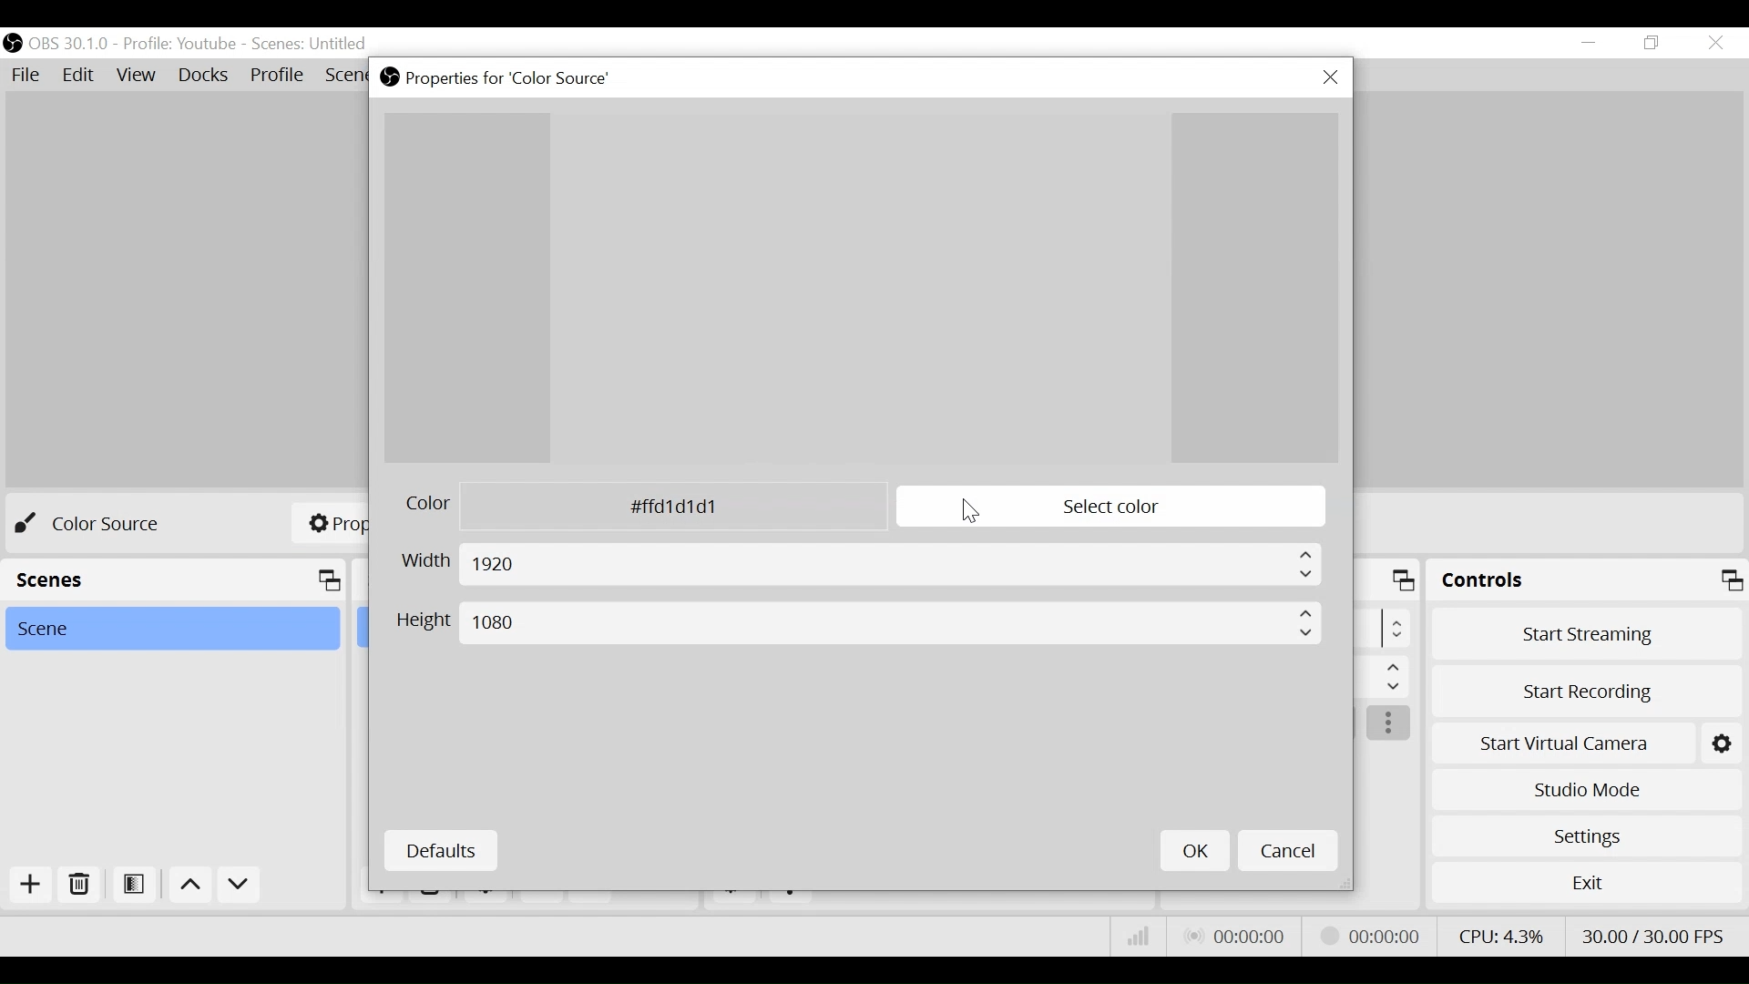 Image resolution: width=1749 pixels, height=984 pixels. I want to click on Defaults, so click(441, 850).